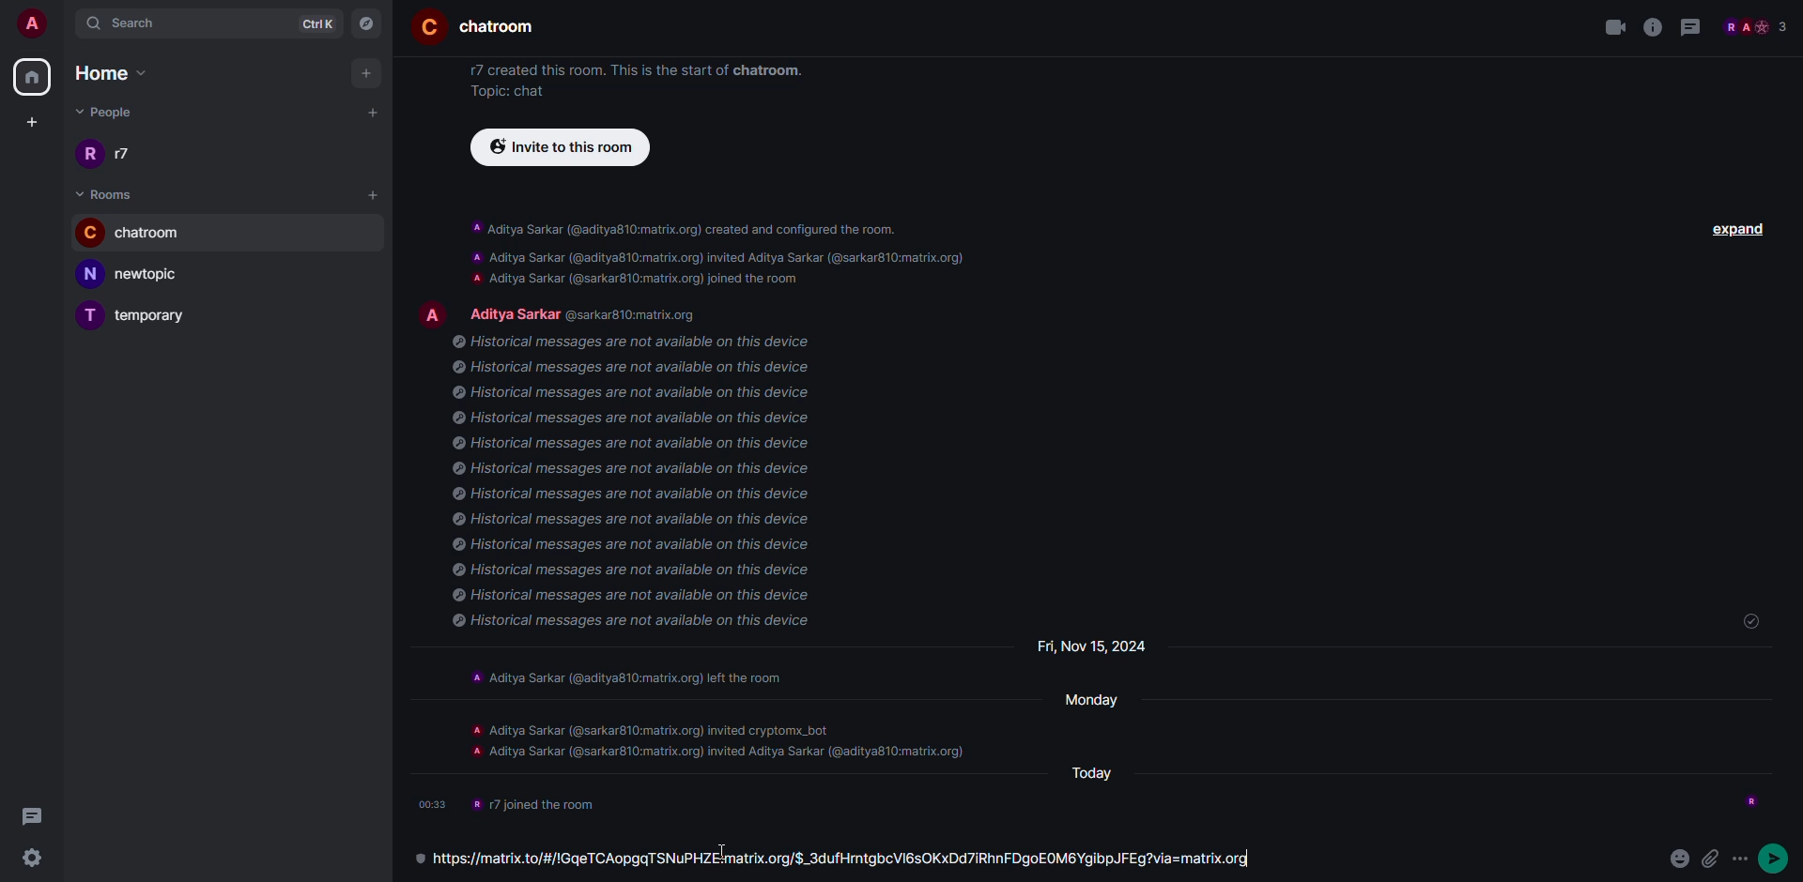 The width and height of the screenshot is (1803, 882). I want to click on 17 created this room. This is the start of chatroom.
Topic: chat, so click(631, 80).